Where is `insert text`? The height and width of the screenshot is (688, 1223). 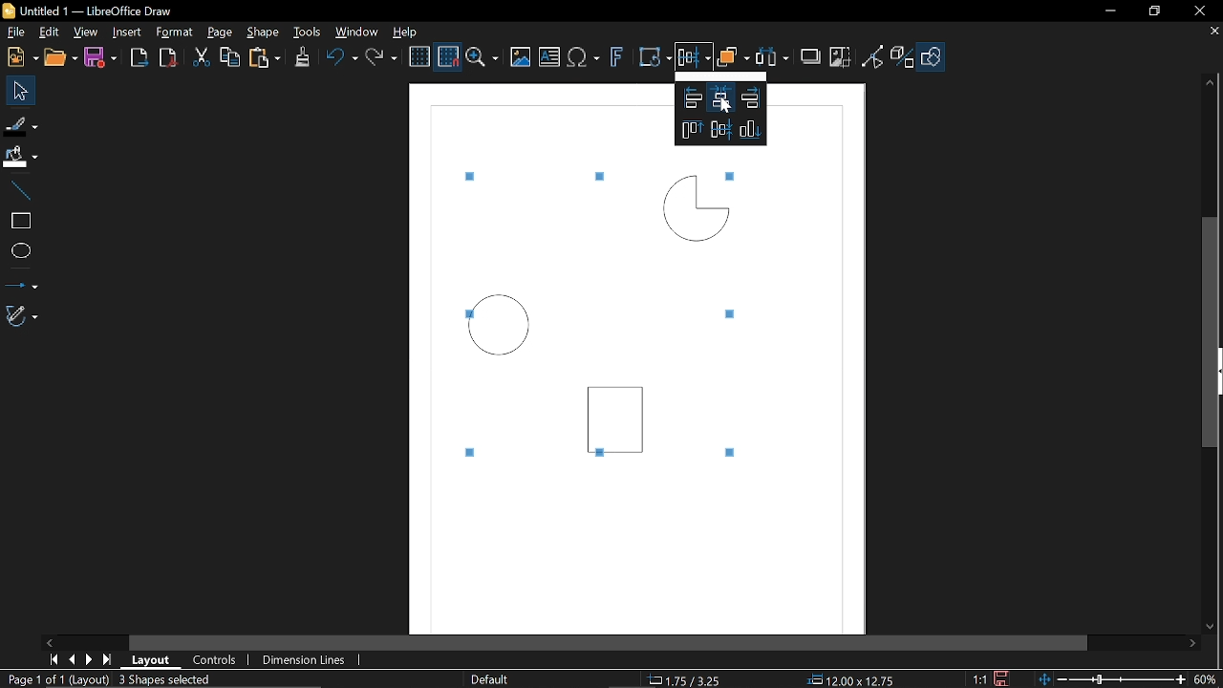
insert text is located at coordinates (549, 56).